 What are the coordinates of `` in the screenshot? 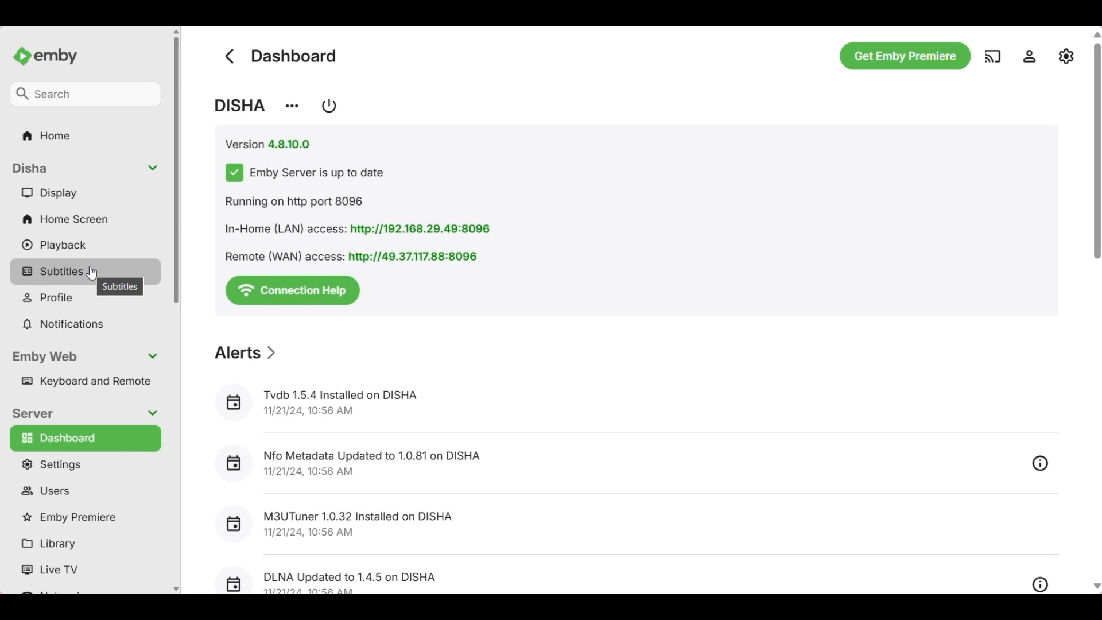 It's located at (84, 92).